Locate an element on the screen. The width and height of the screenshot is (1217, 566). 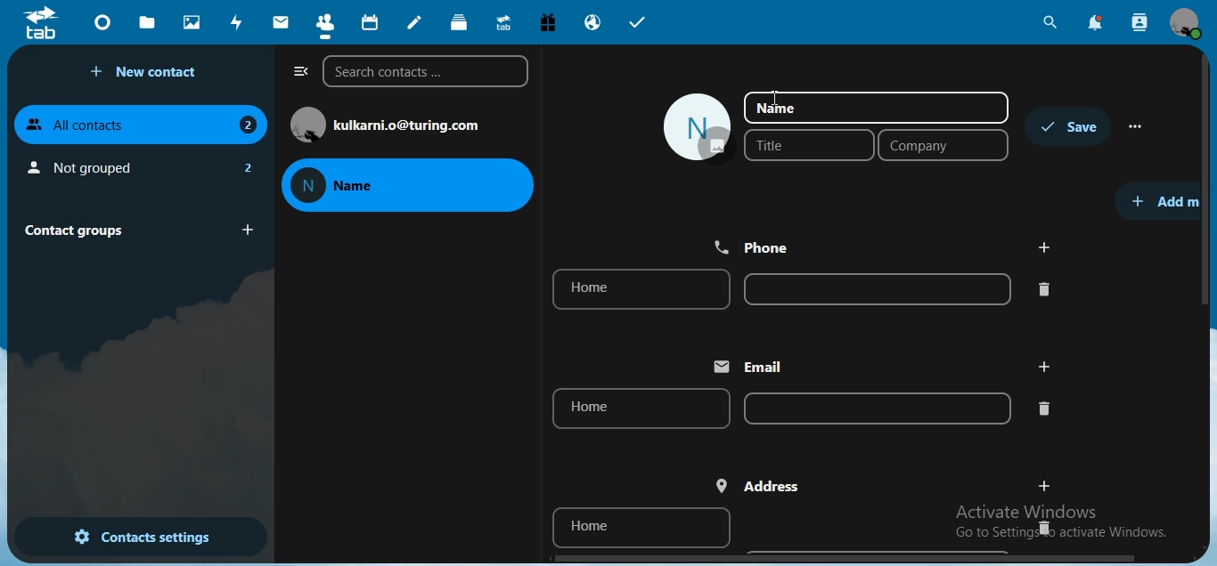
 is located at coordinates (880, 287).